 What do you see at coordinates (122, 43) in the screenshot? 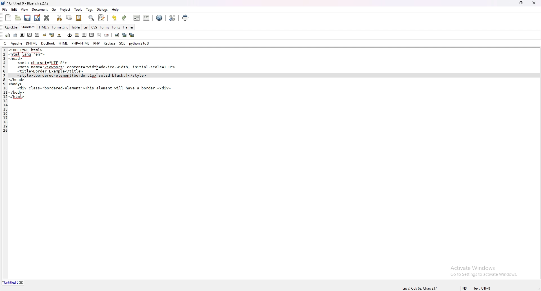
I see `sql` at bounding box center [122, 43].